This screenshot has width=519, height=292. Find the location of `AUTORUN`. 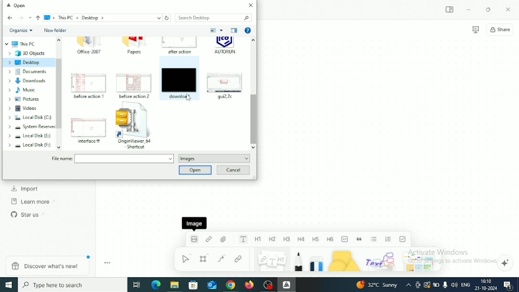

AUTORUN is located at coordinates (225, 47).